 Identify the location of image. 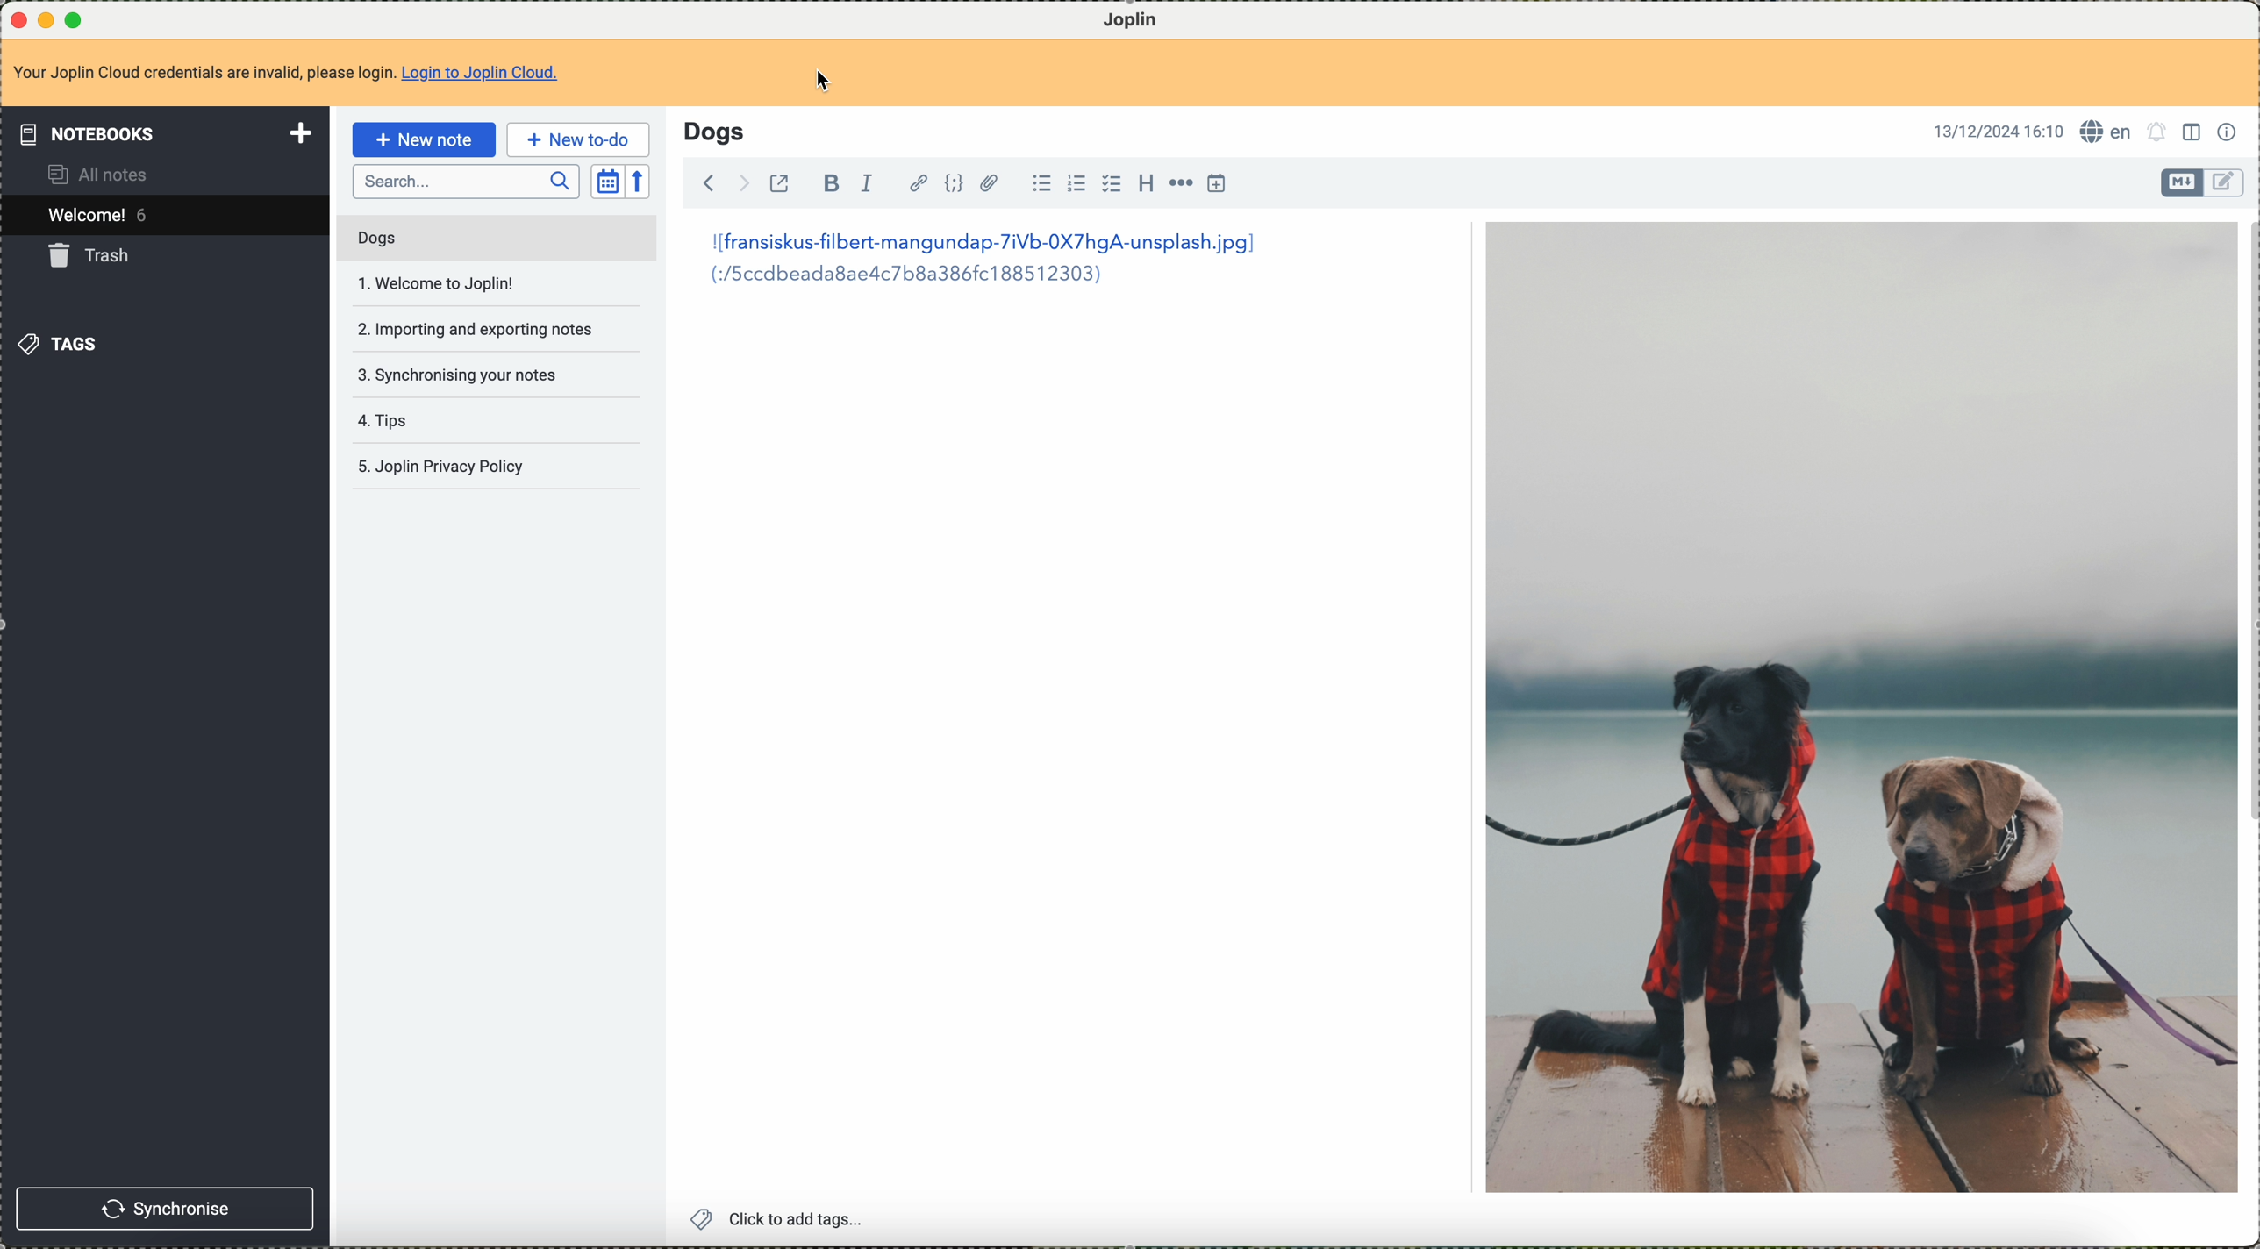
(1859, 707).